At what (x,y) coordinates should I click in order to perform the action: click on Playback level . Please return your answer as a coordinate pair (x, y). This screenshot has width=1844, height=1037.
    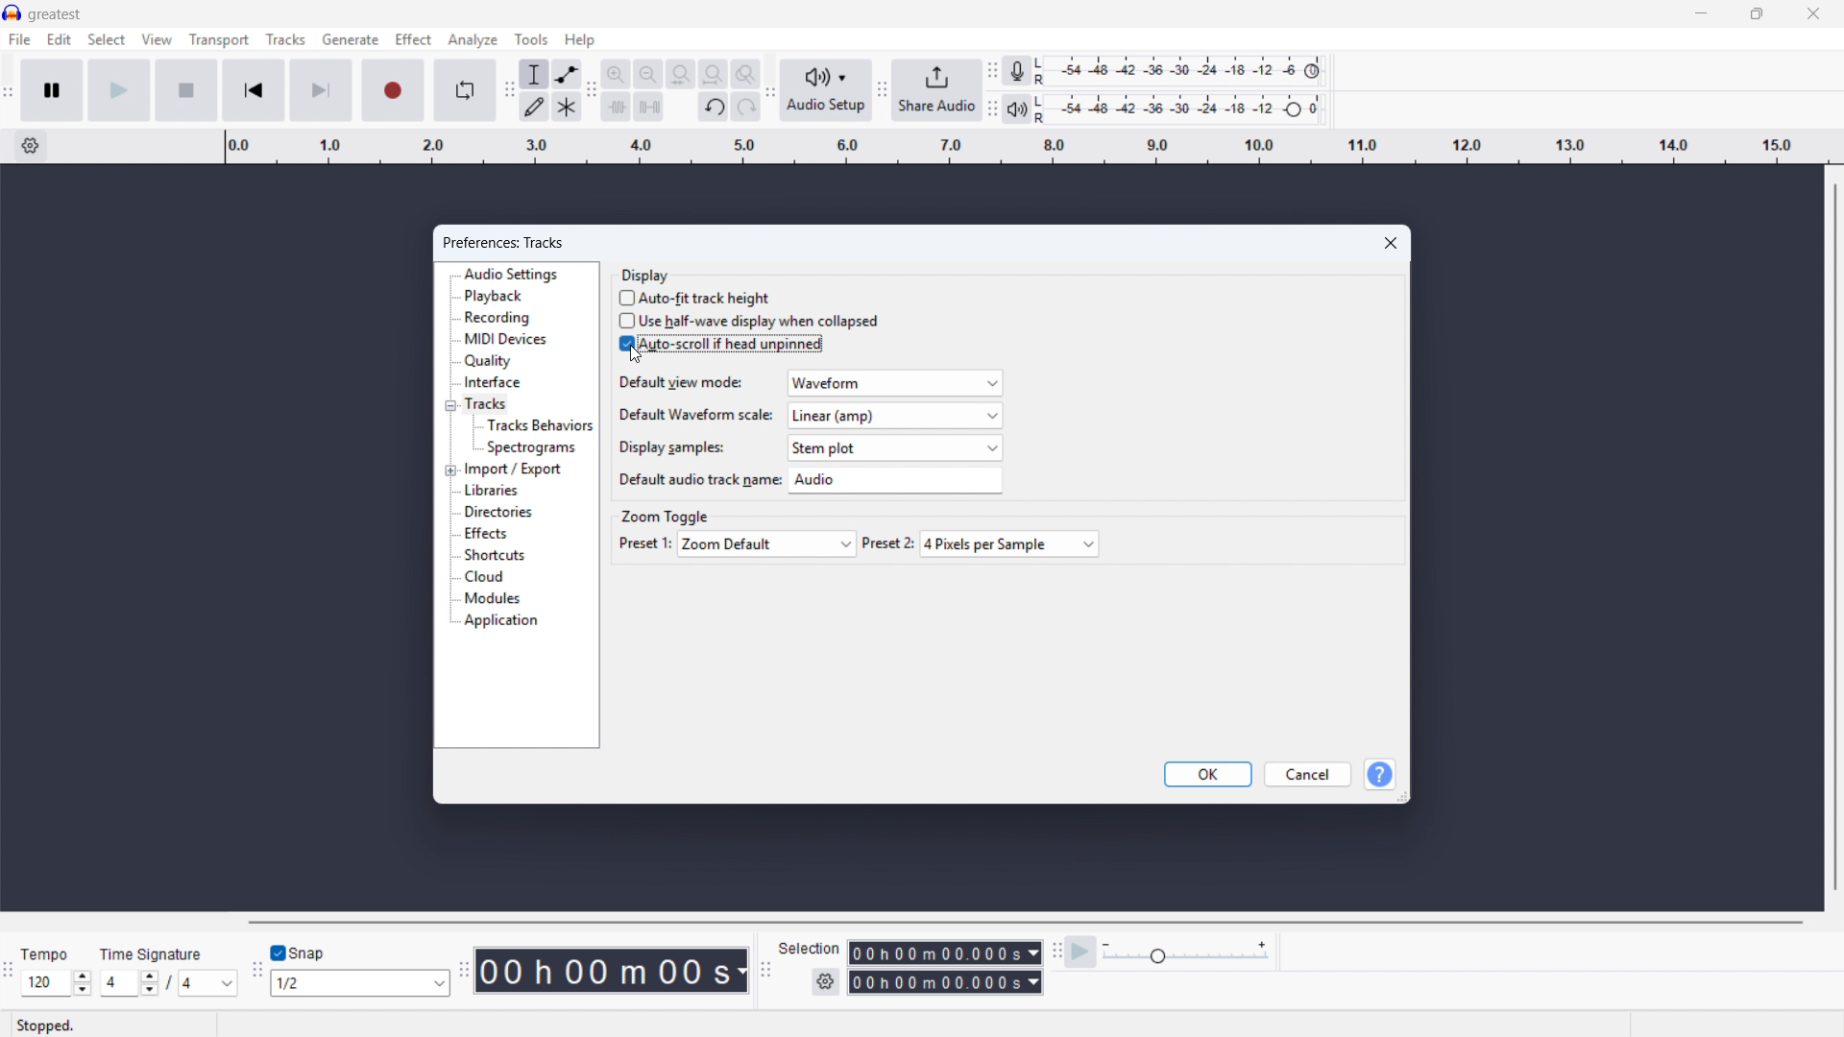
    Looking at the image, I should click on (1185, 108).